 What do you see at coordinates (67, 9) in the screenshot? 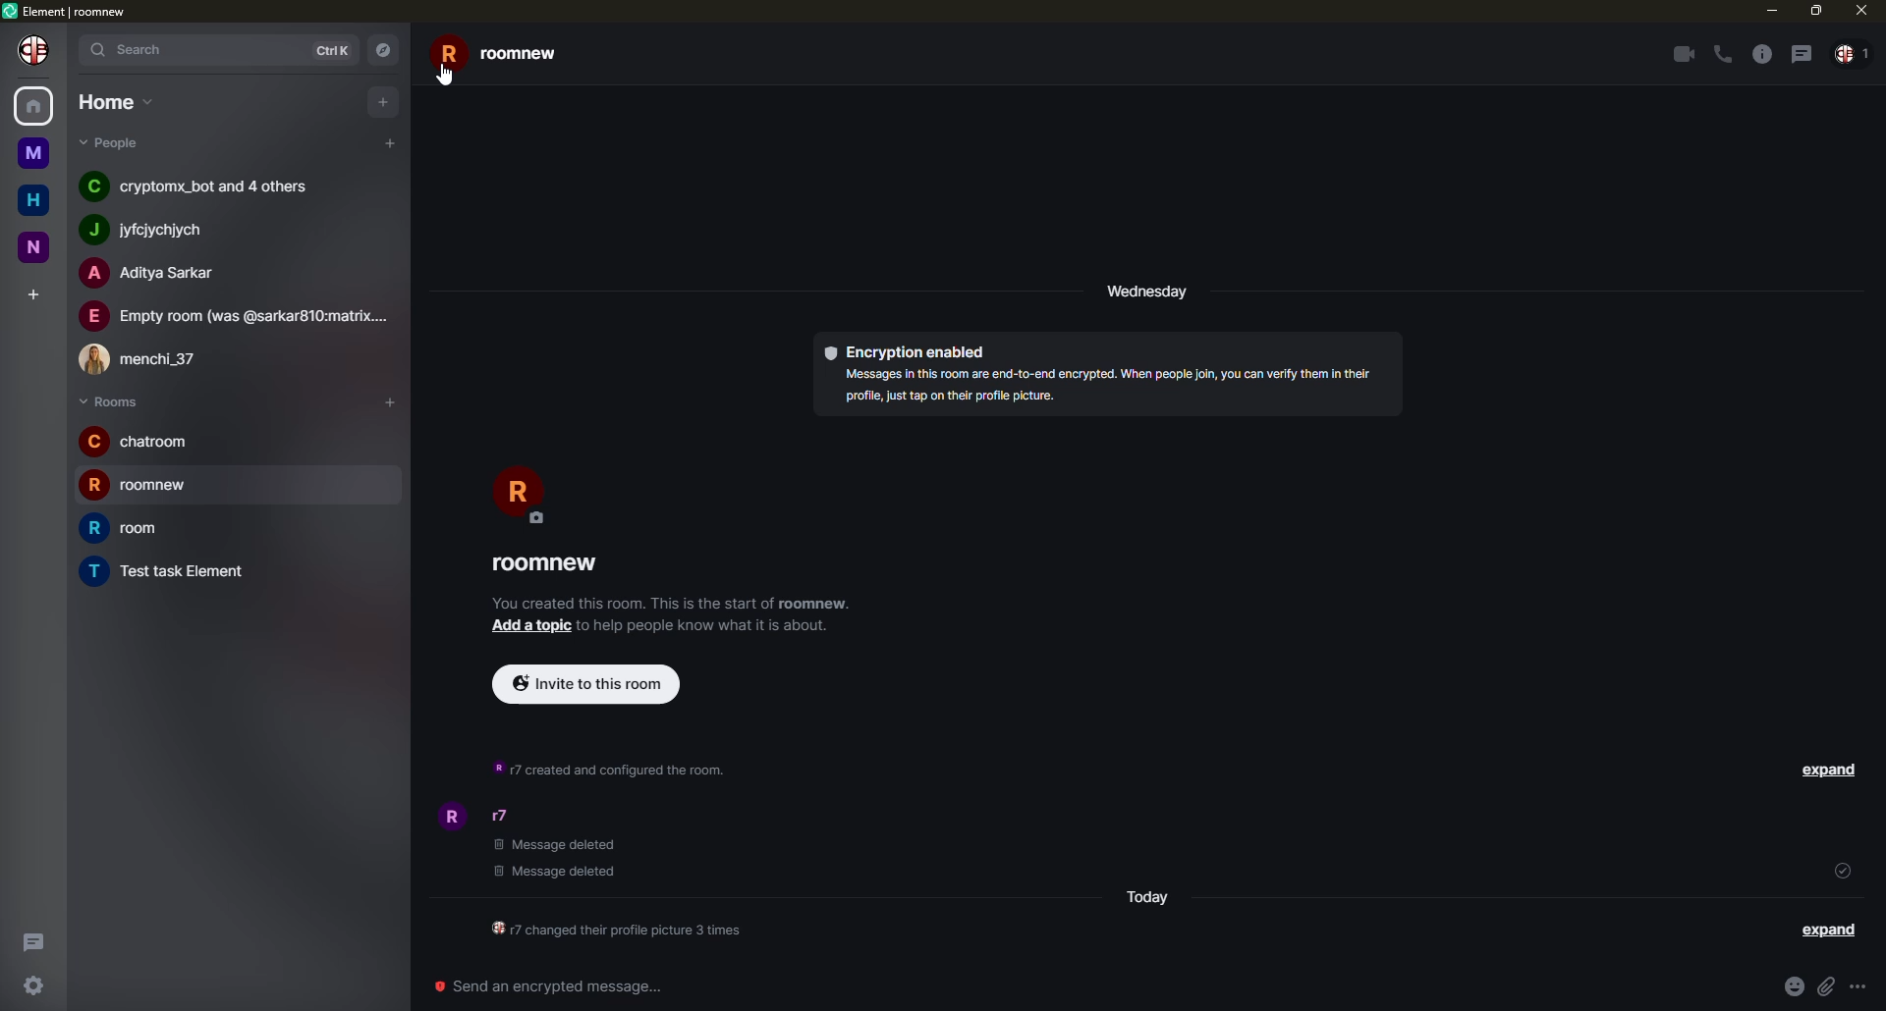
I see `element` at bounding box center [67, 9].